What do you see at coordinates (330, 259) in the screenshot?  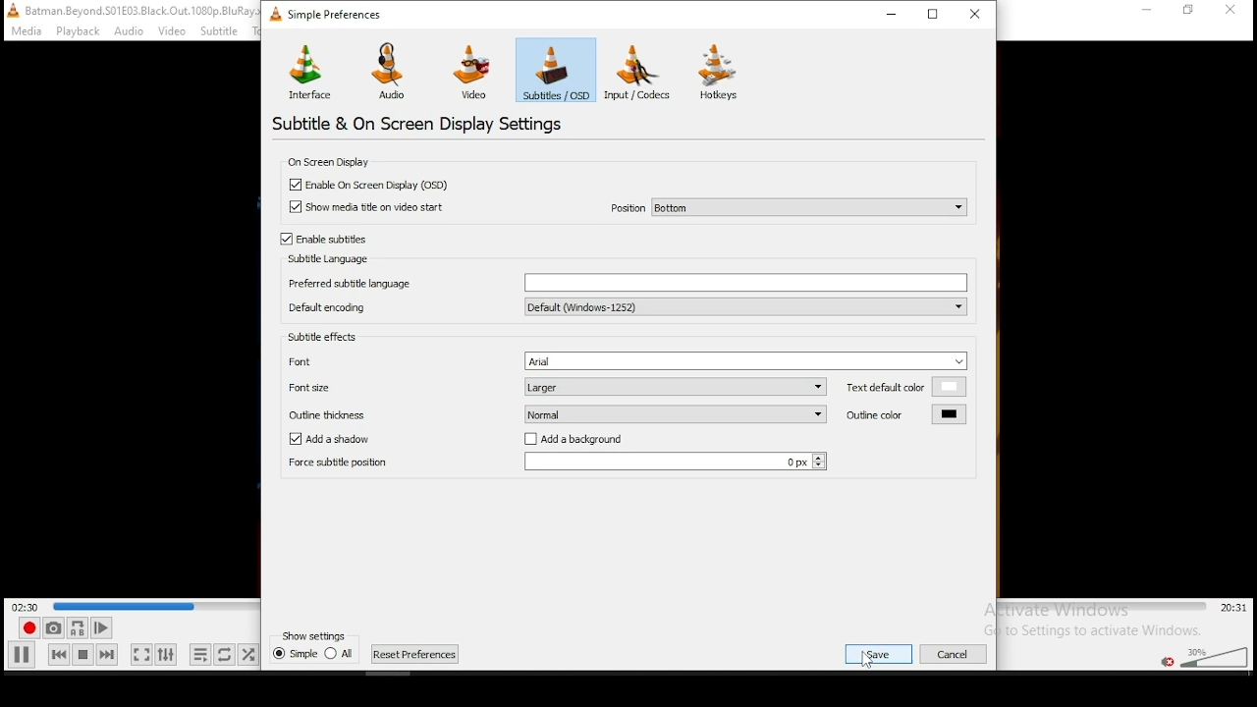 I see `subtitle language` at bounding box center [330, 259].